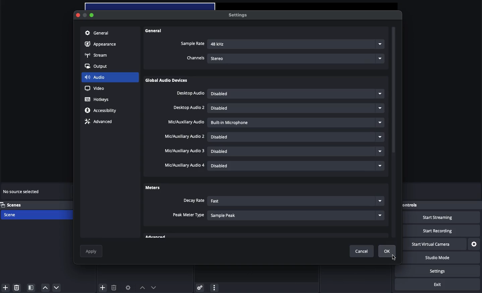 Image resolution: width=482 pixels, height=293 pixels. Describe the element at coordinates (31, 288) in the screenshot. I see `Scene filter` at that location.